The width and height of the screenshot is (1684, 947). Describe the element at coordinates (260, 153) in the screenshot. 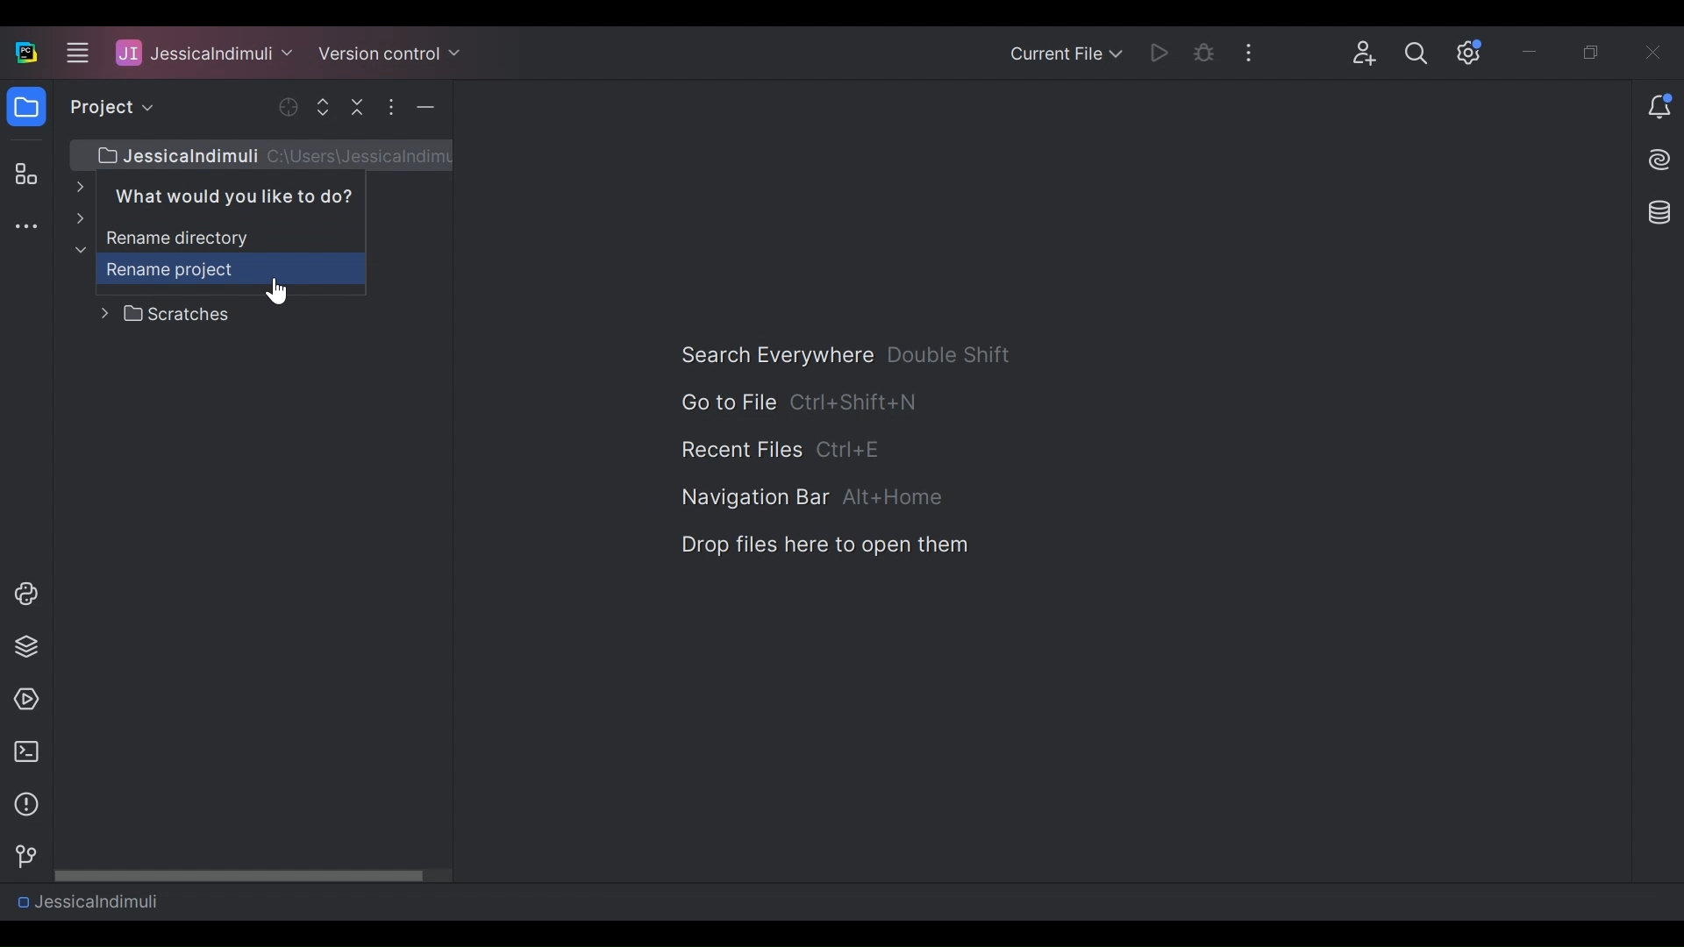

I see `current directory` at that location.